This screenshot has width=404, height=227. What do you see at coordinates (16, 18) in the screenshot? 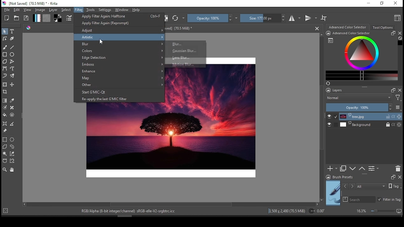
I see `open` at bounding box center [16, 18].